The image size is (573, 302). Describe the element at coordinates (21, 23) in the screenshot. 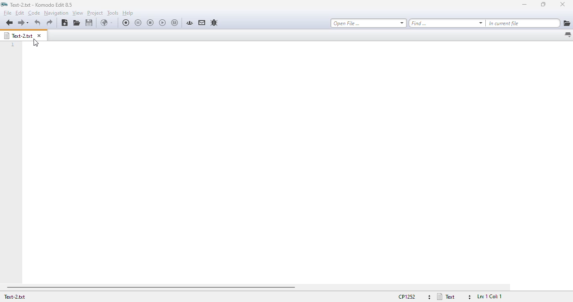

I see `go forward one location` at that location.